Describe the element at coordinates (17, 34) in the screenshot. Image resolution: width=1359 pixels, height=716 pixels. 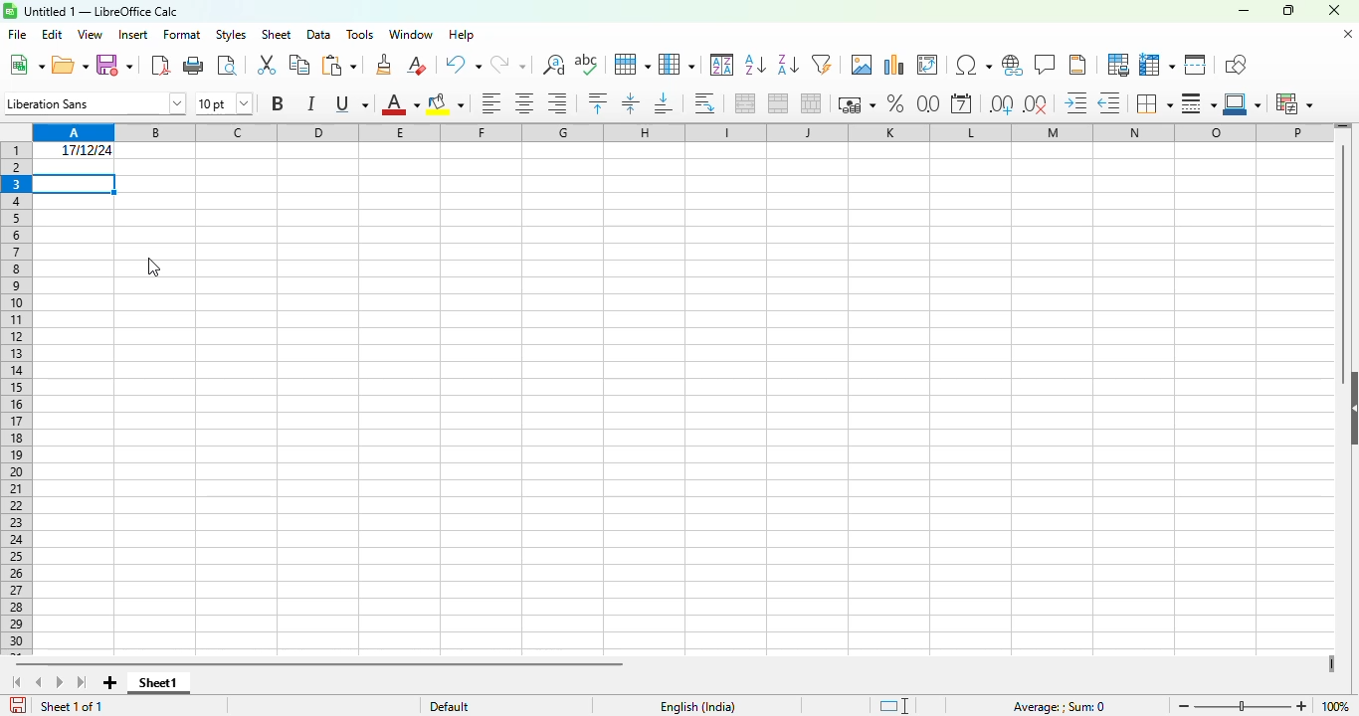
I see `file` at that location.